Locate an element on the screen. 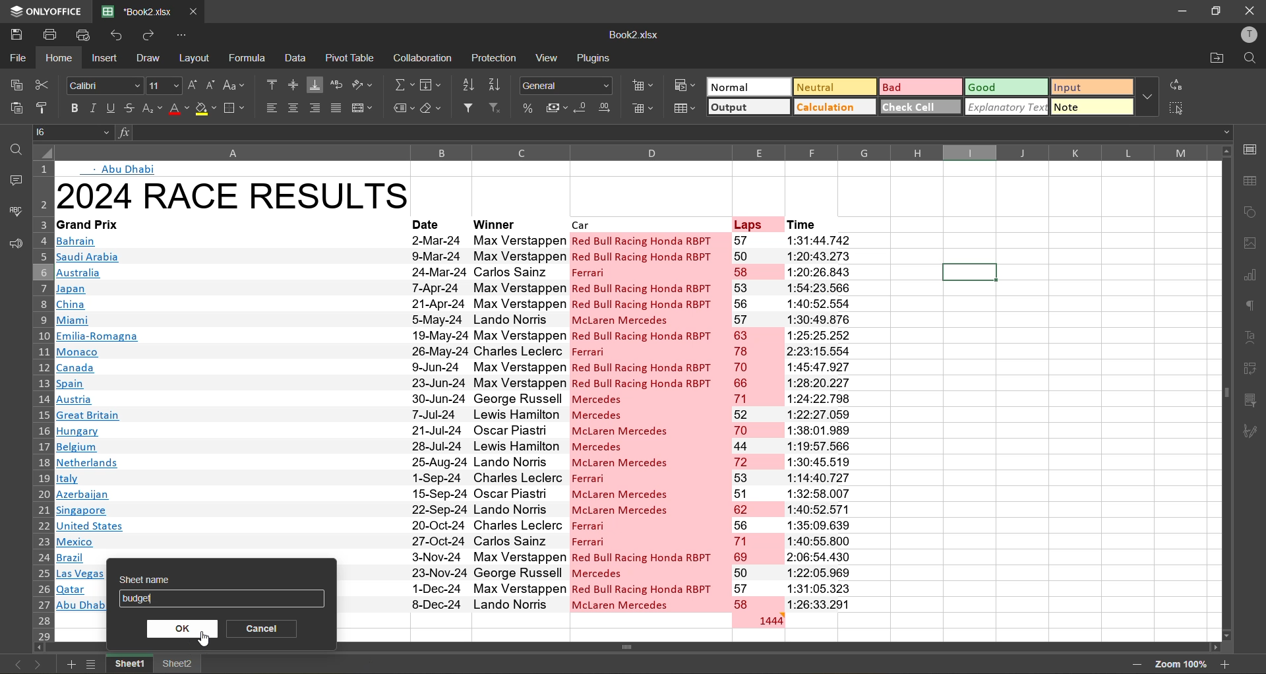 This screenshot has height=674, width=1266. zoom factor is located at coordinates (1180, 664).